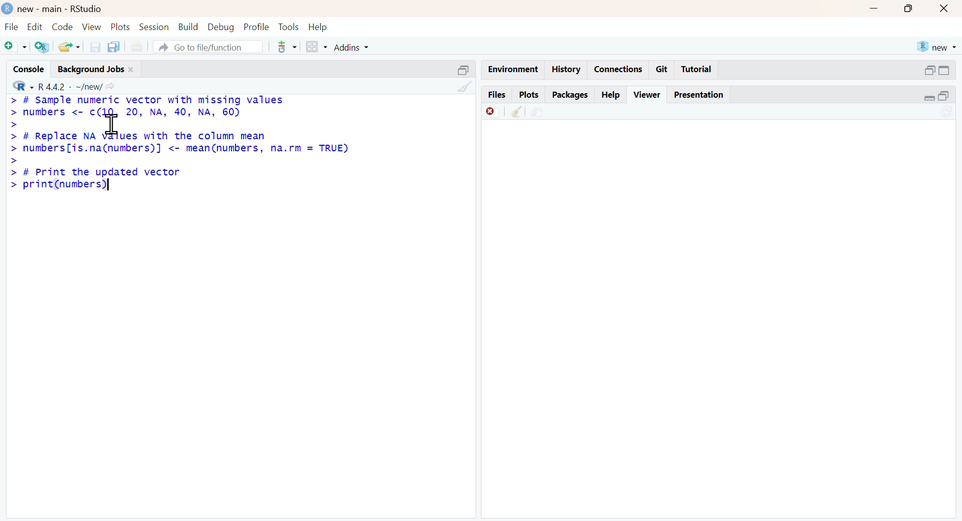 This screenshot has height=521, width=962. I want to click on tools, so click(288, 47).